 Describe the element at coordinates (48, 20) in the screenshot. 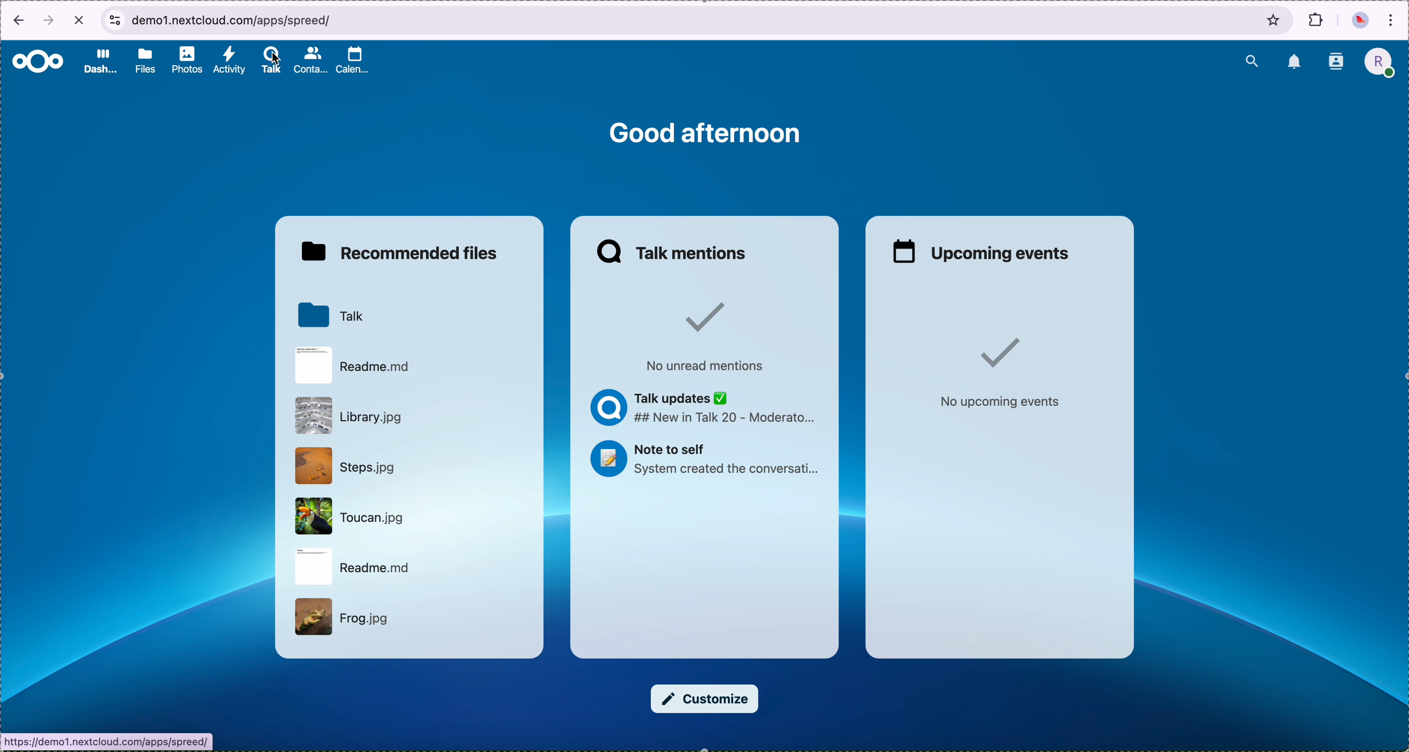

I see `forward` at that location.